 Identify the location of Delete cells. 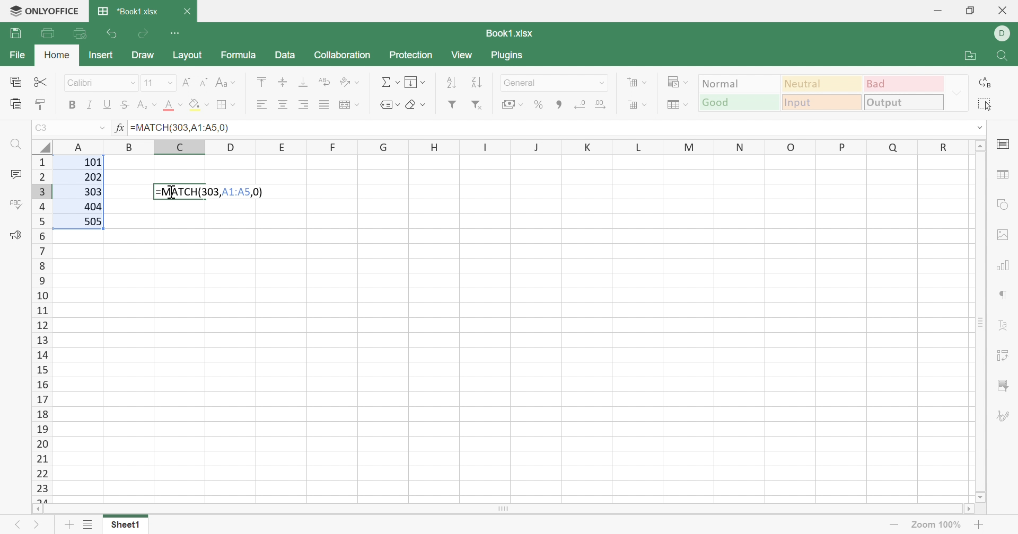
(638, 105).